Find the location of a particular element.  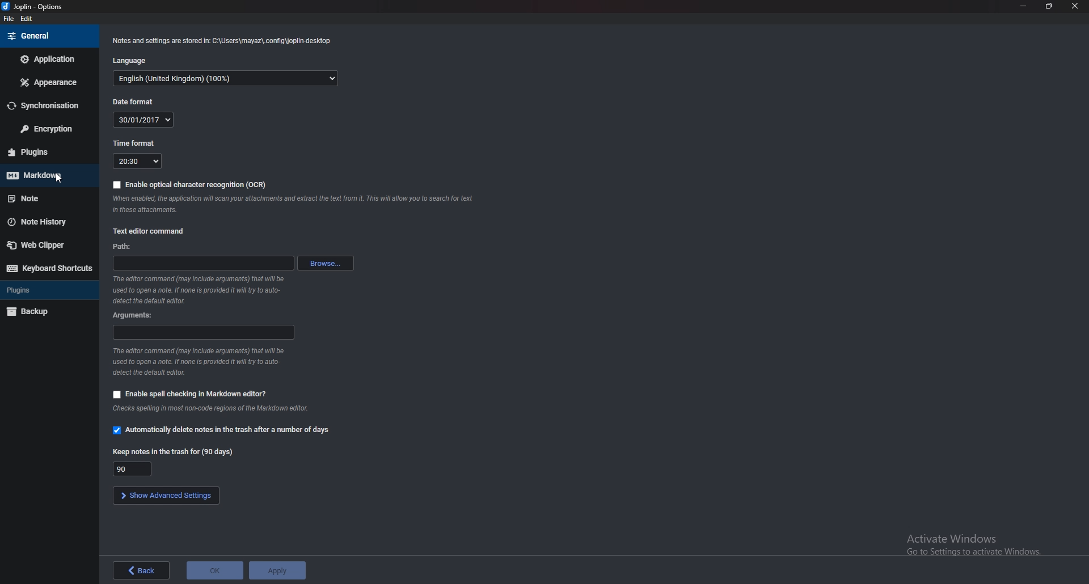

show advanced settings is located at coordinates (164, 496).